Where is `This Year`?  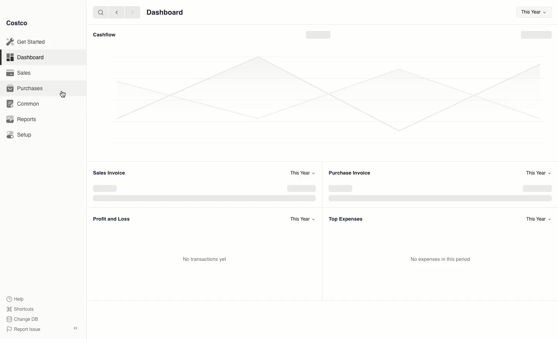
This Year is located at coordinates (302, 219).